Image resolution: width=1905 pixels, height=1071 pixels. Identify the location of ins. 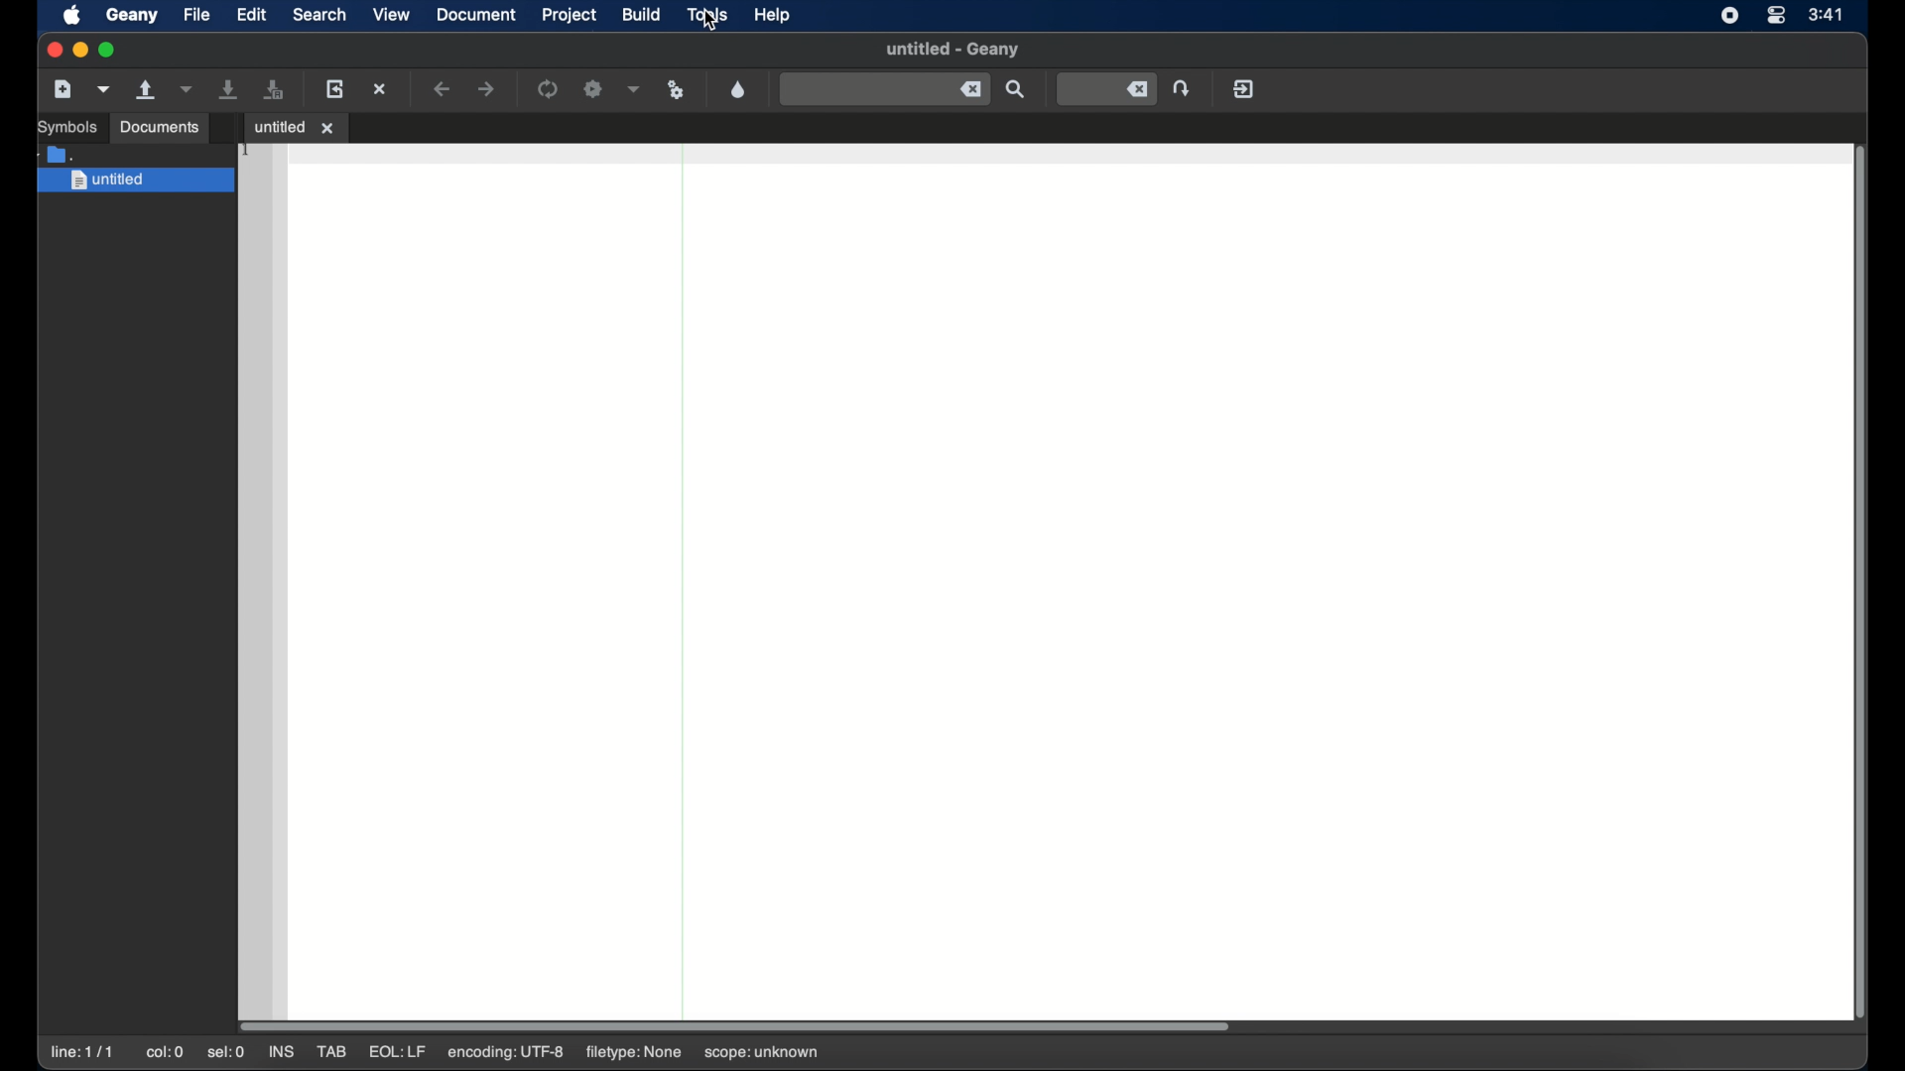
(284, 1052).